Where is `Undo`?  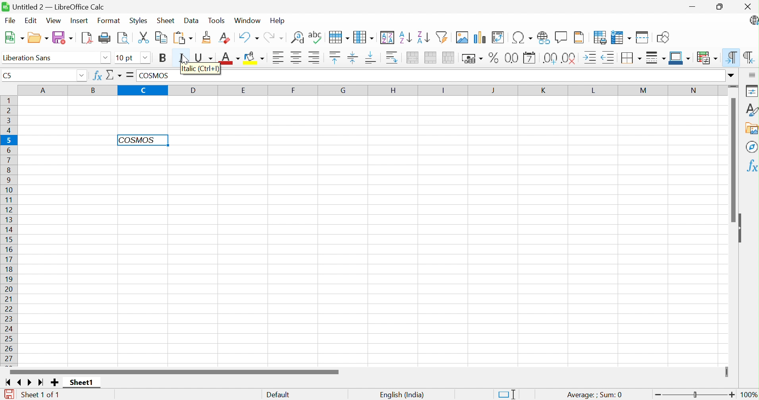
Undo is located at coordinates (248, 37).